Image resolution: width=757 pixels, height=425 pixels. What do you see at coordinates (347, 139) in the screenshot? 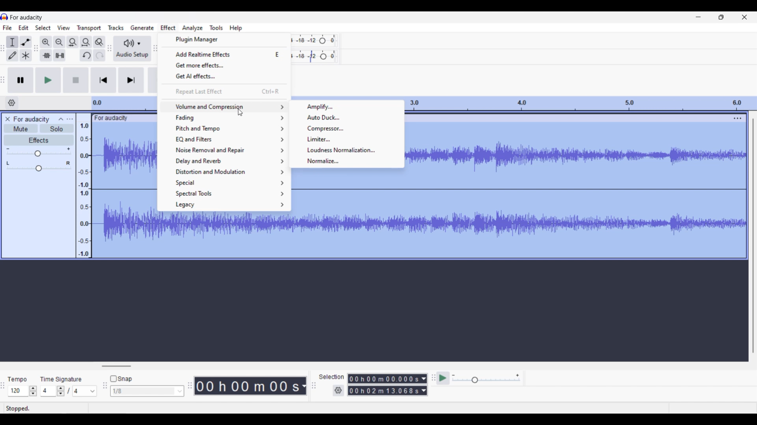
I see `Limiter` at bounding box center [347, 139].